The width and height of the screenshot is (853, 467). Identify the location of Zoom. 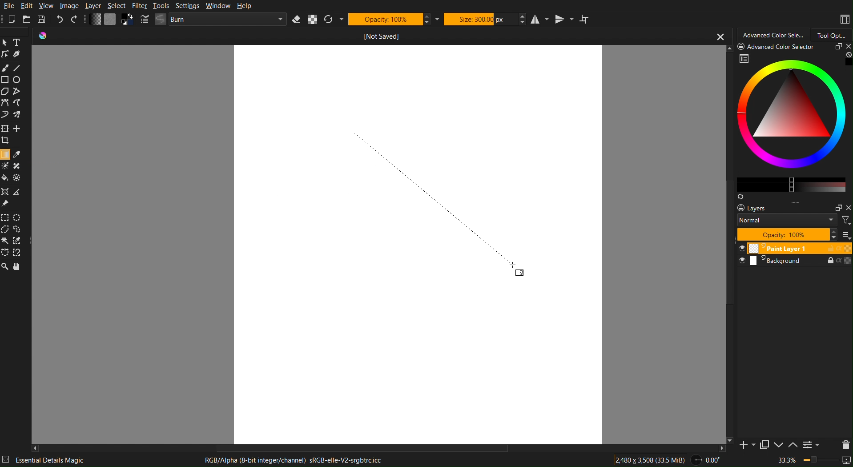
(5, 267).